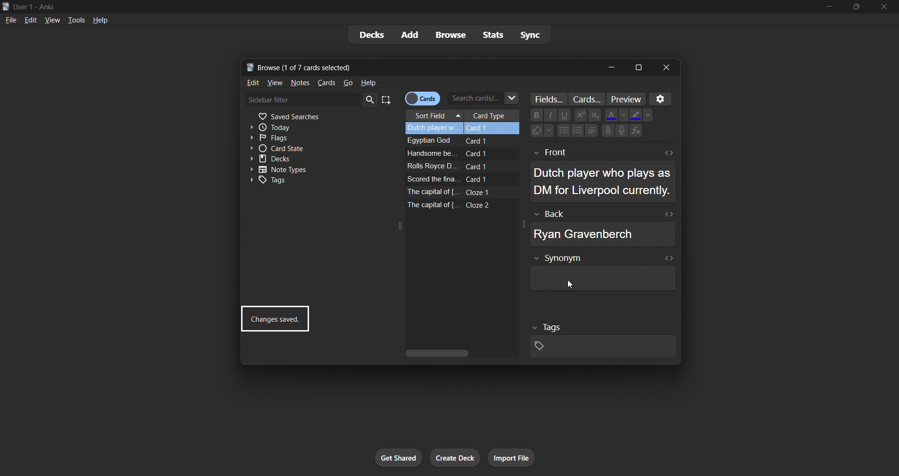 Image resolution: width=899 pixels, height=476 pixels. Describe the element at coordinates (396, 458) in the screenshot. I see `get shared` at that location.